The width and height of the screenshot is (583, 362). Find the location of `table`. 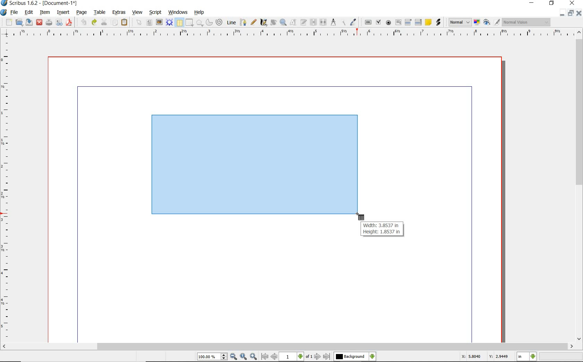

table is located at coordinates (100, 13).